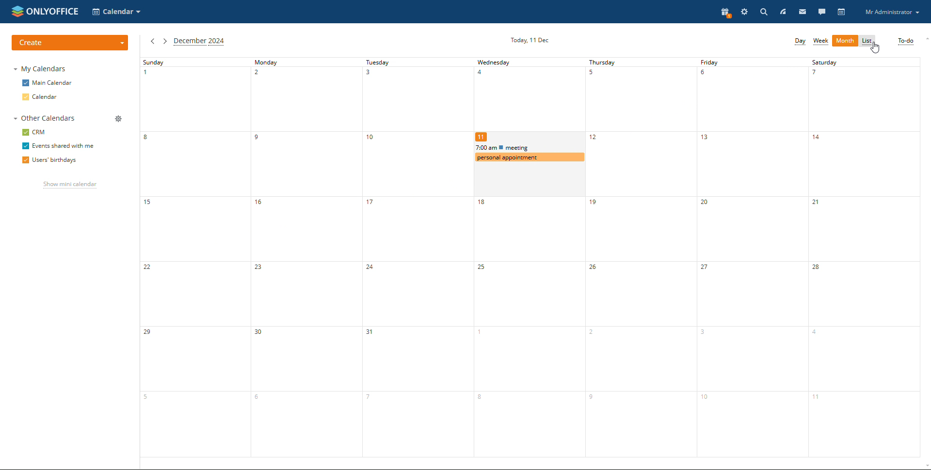 This screenshot has width=931, height=470. Describe the element at coordinates (906, 41) in the screenshot. I see `to-do` at that location.